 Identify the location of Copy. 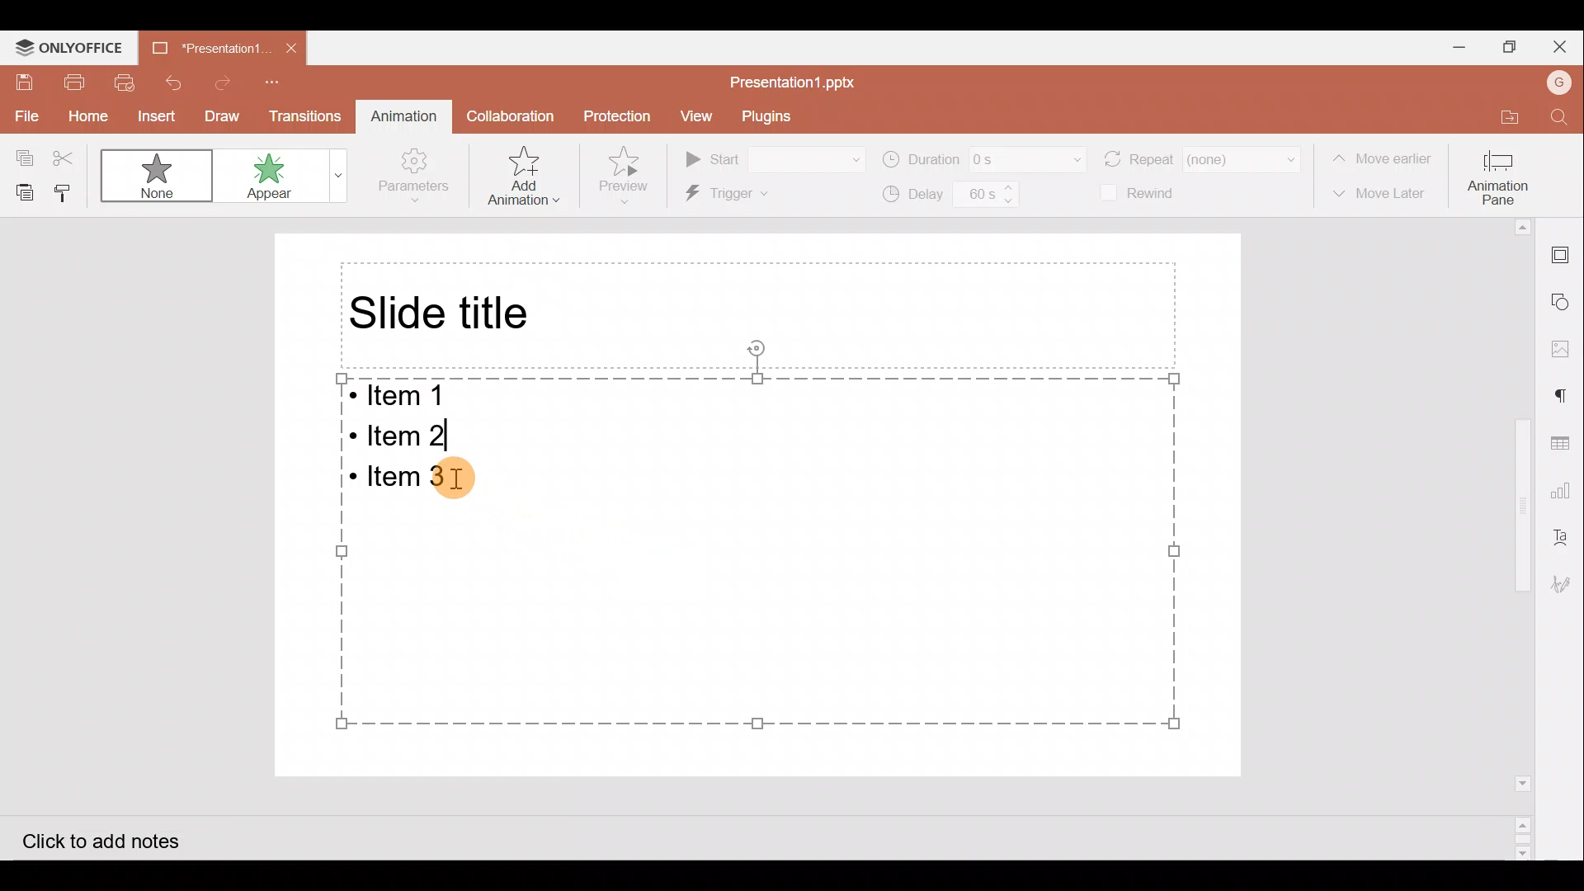
(21, 157).